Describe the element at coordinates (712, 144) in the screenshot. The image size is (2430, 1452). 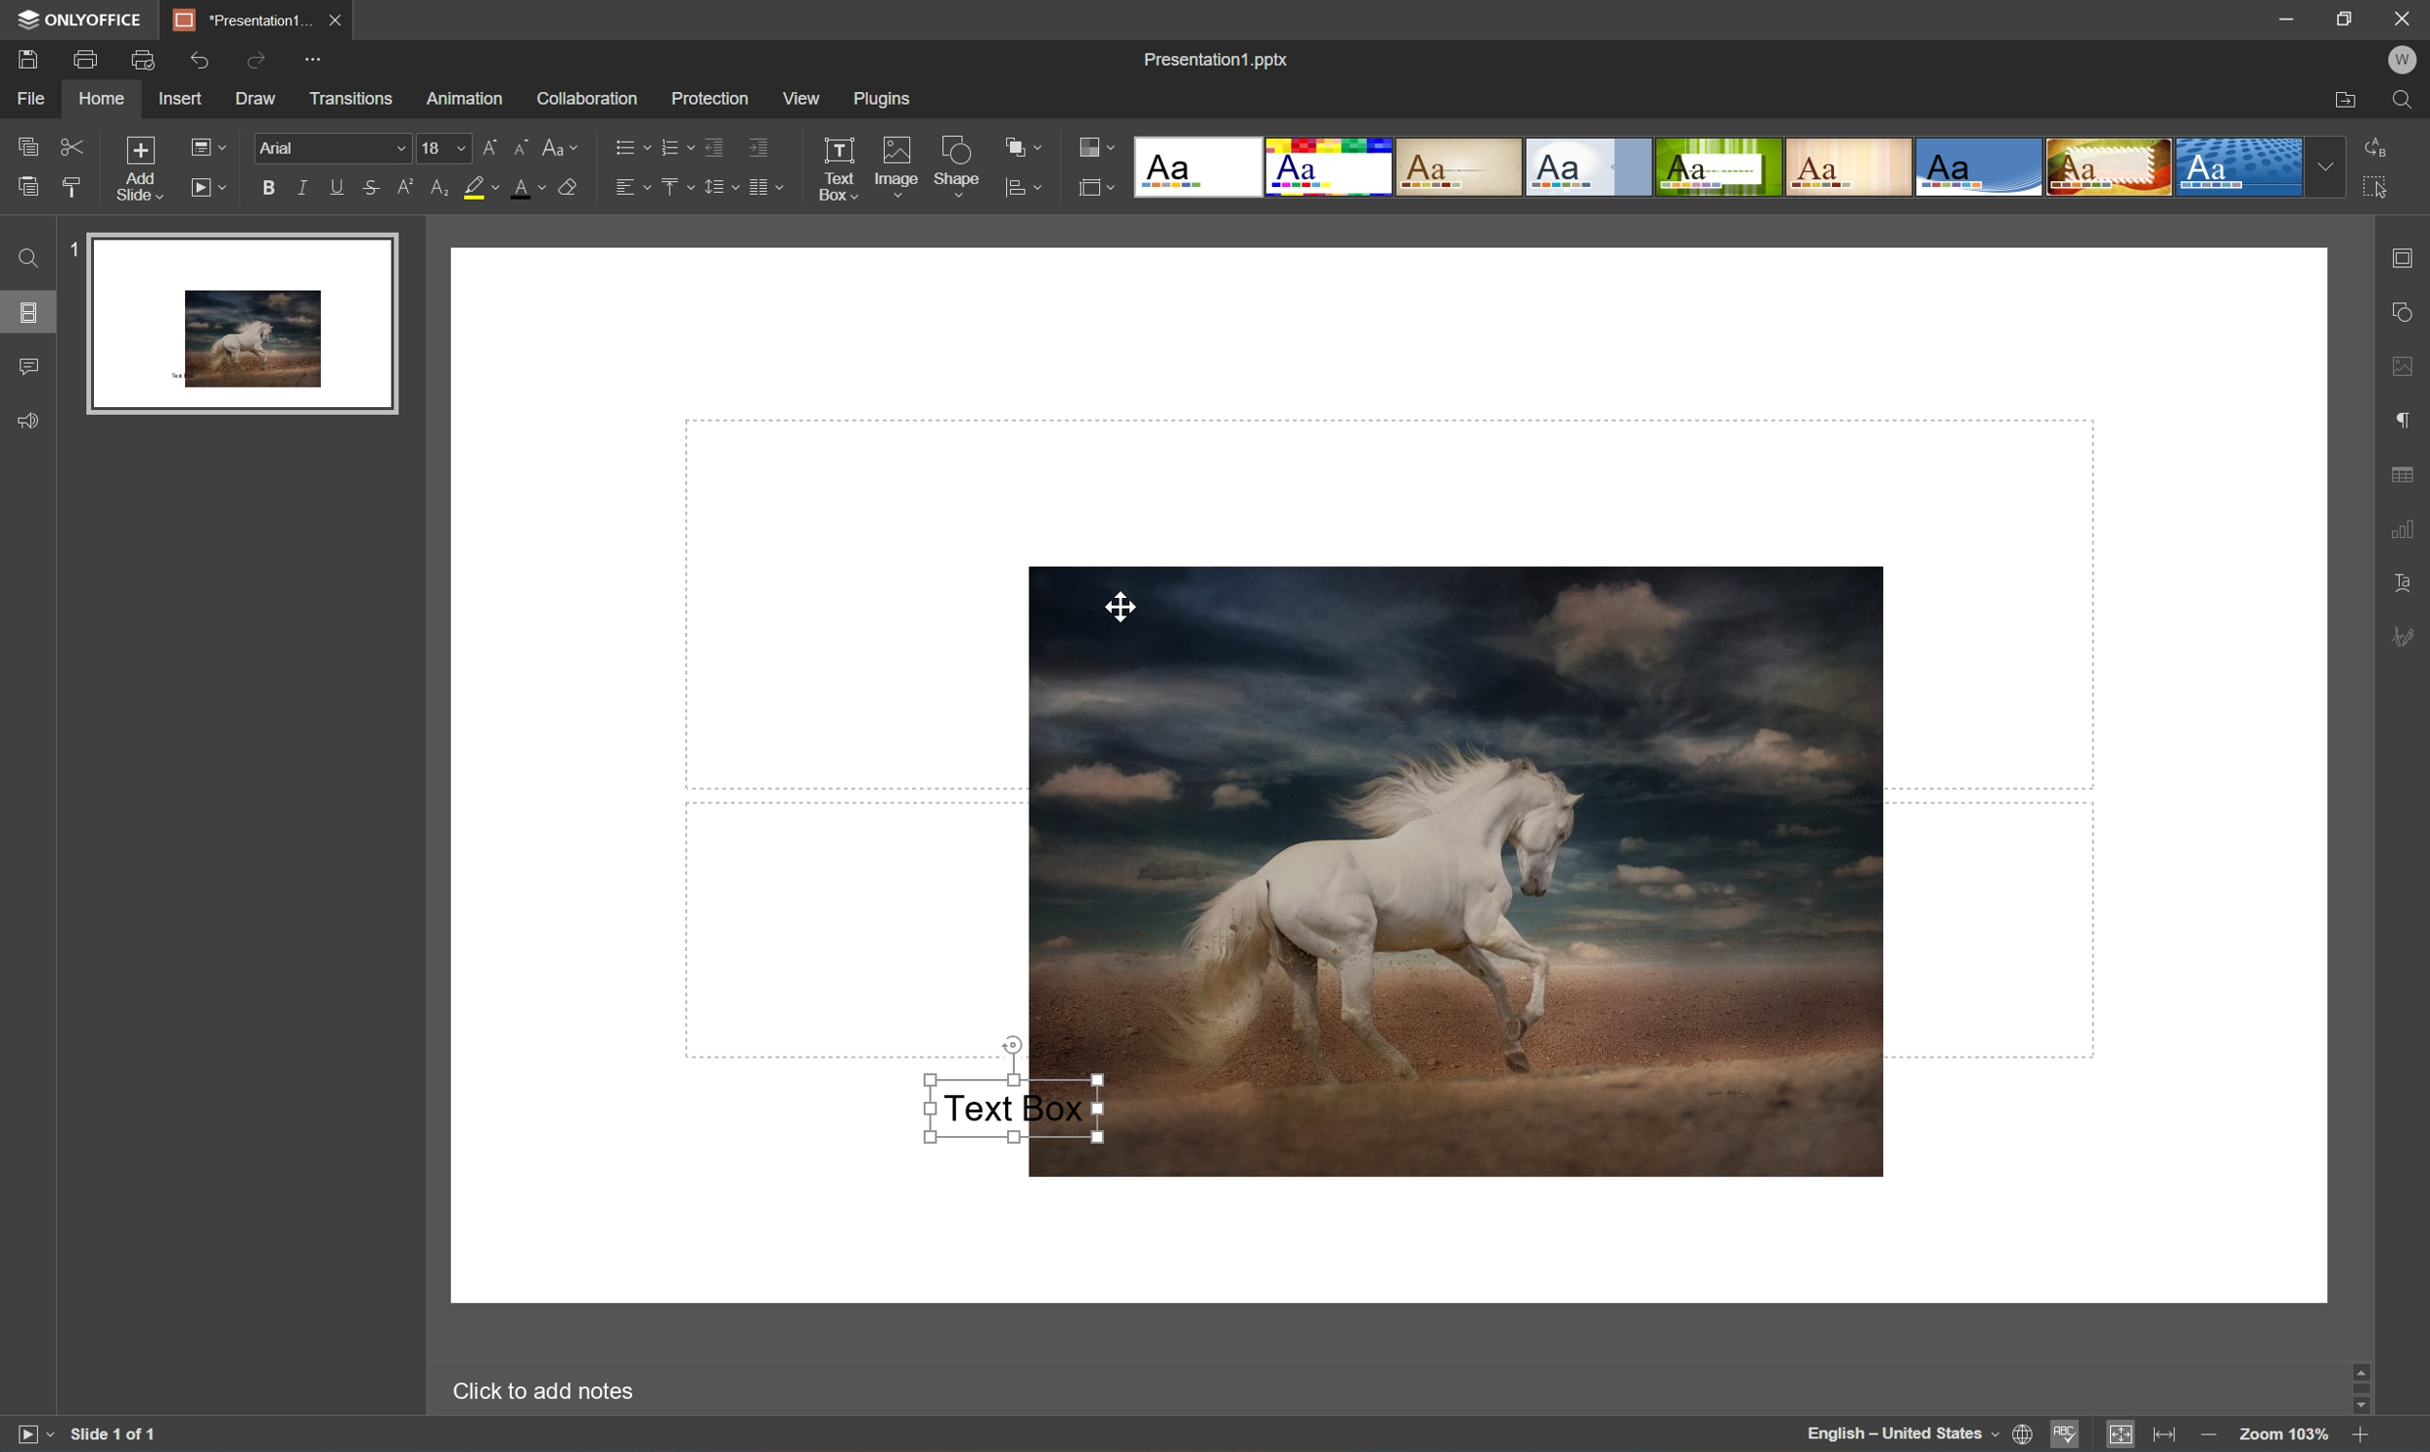
I see `Decrease indent` at that location.